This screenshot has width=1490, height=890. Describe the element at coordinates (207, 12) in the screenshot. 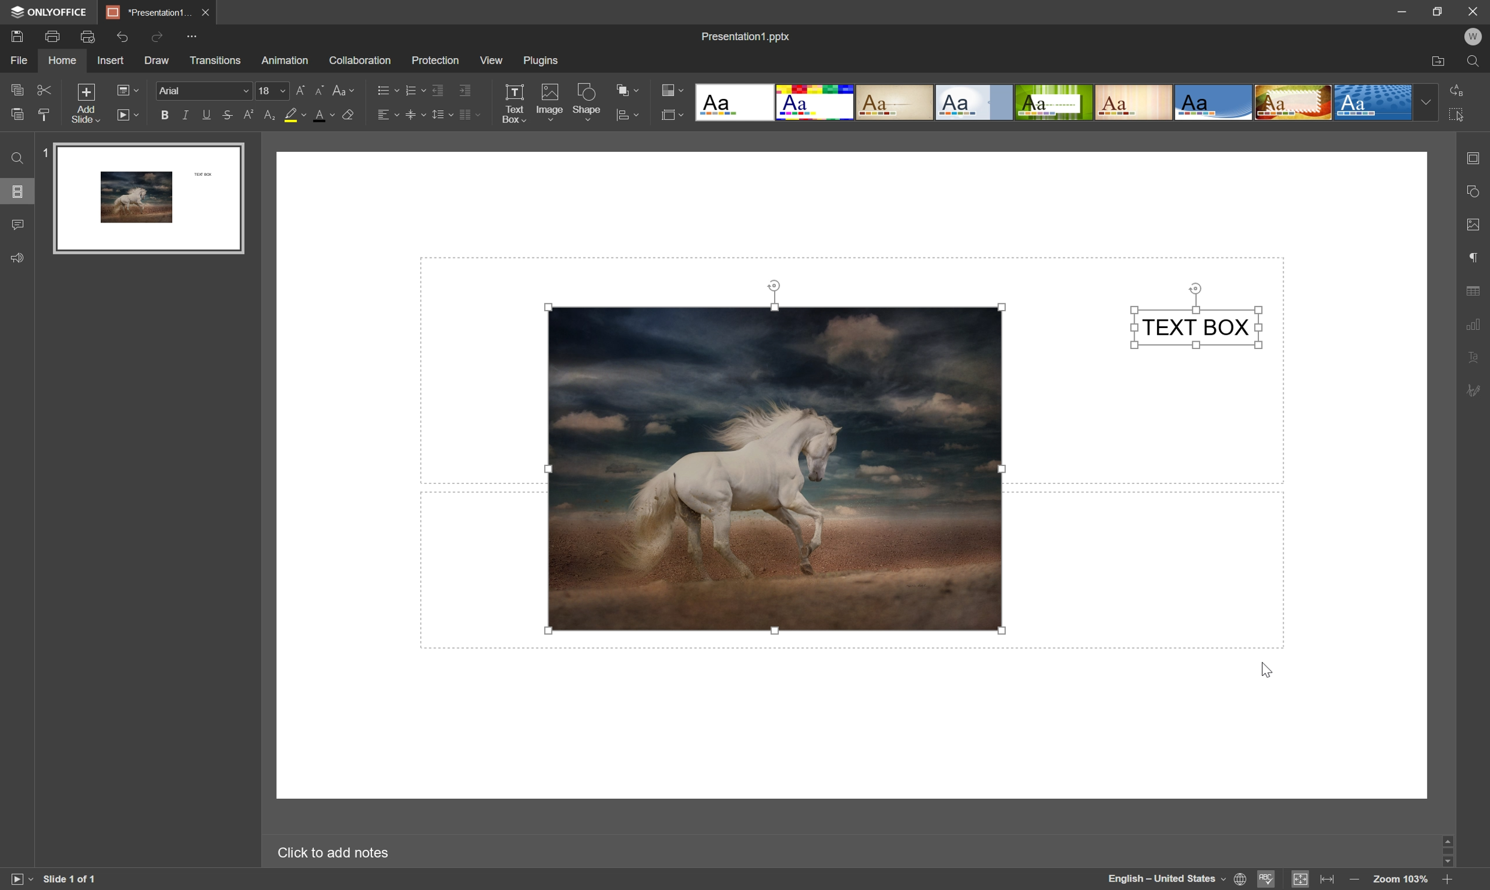

I see `close` at that location.